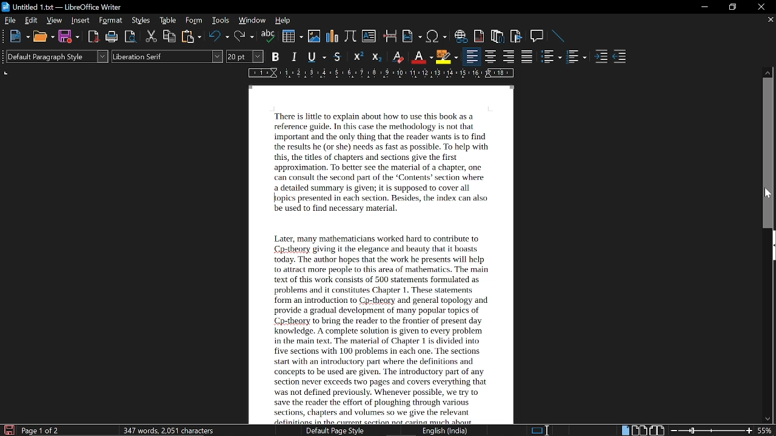 The image size is (776, 436). Describe the element at coordinates (436, 37) in the screenshot. I see `insert symbol` at that location.